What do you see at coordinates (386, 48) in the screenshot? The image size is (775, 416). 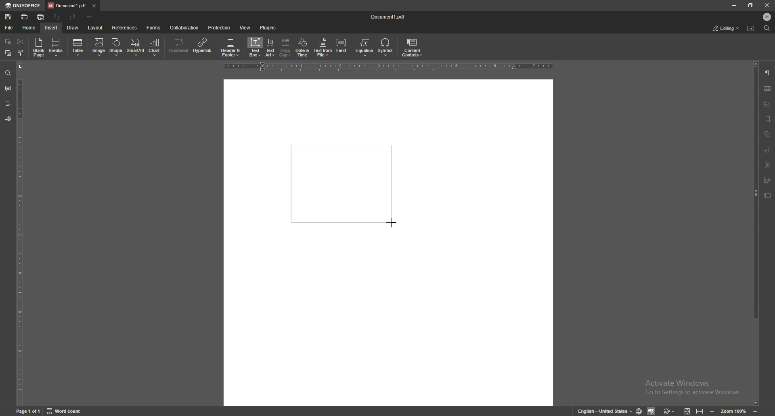 I see `symbol` at bounding box center [386, 48].